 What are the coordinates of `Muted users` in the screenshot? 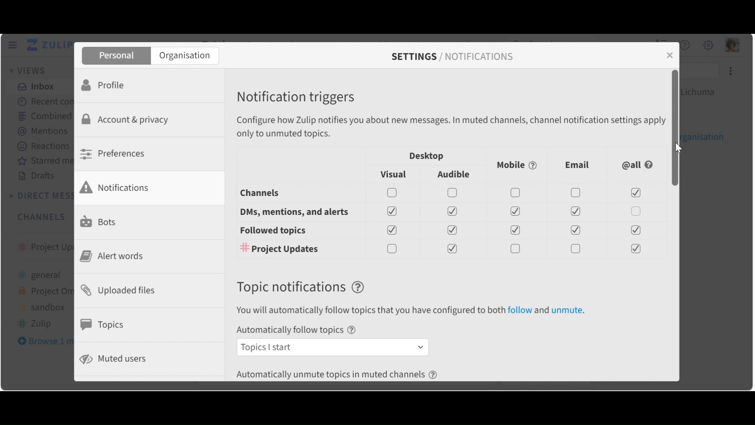 It's located at (114, 359).